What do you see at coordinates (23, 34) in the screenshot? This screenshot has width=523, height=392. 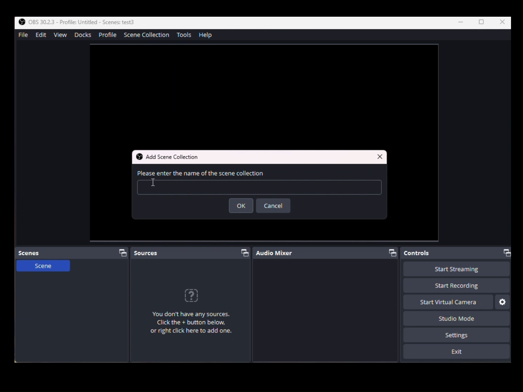 I see `File` at bounding box center [23, 34].